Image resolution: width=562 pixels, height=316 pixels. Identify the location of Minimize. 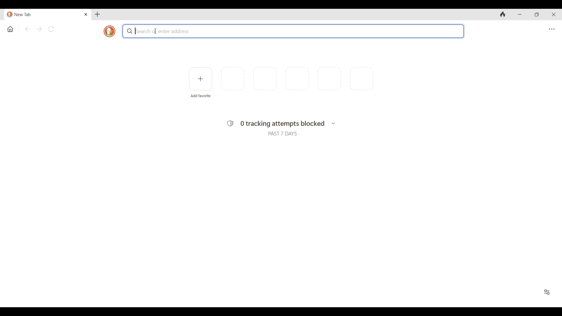
(520, 14).